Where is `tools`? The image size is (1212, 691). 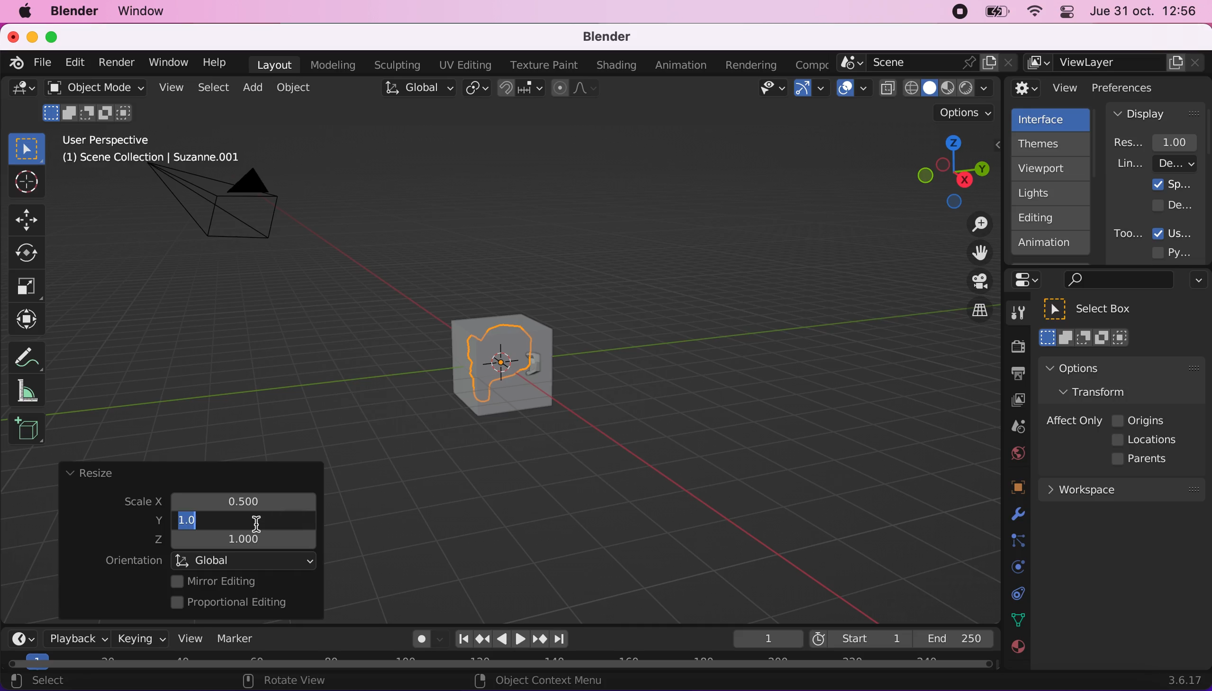 tools is located at coordinates (1013, 315).